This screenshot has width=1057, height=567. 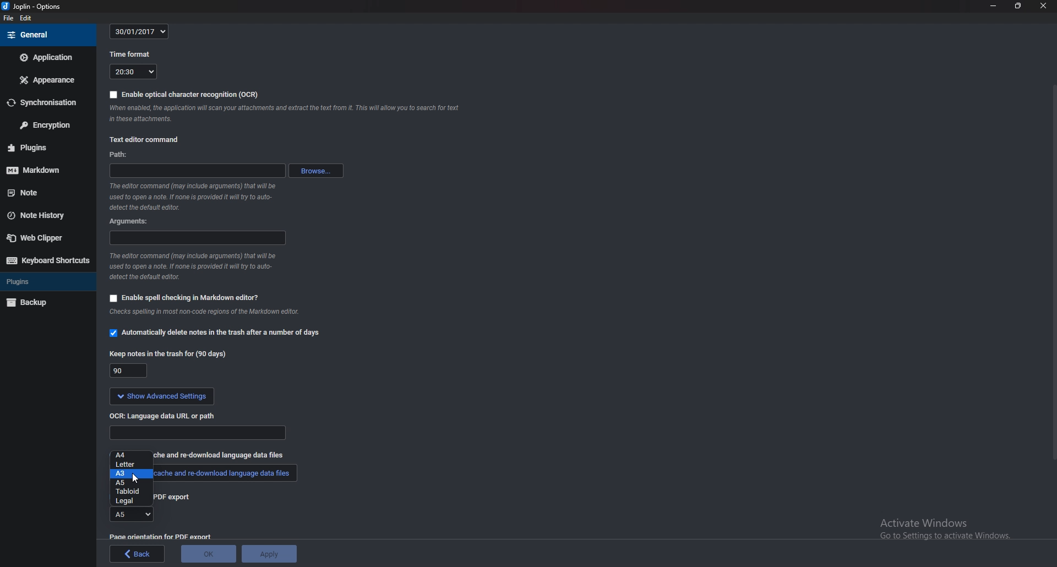 What do you see at coordinates (209, 553) in the screenshot?
I see `ok` at bounding box center [209, 553].